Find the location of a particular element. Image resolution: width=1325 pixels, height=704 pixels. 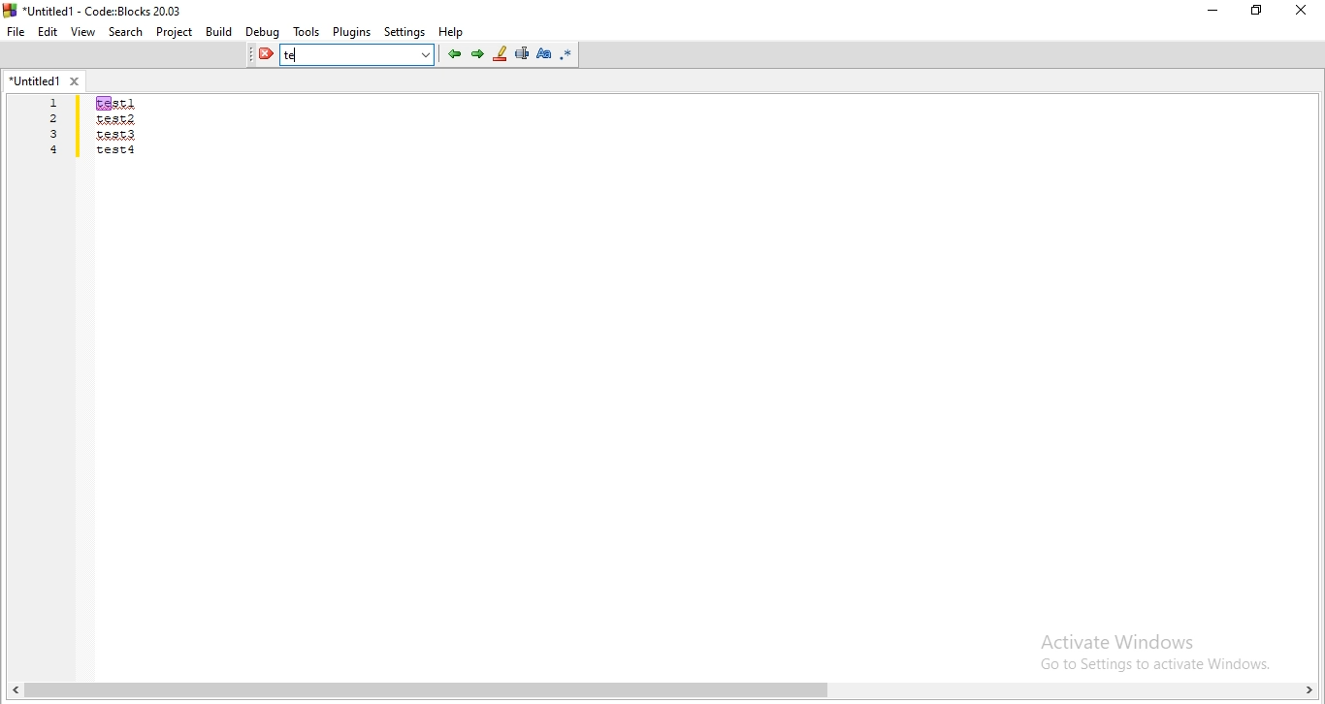

Edit is located at coordinates (48, 32).